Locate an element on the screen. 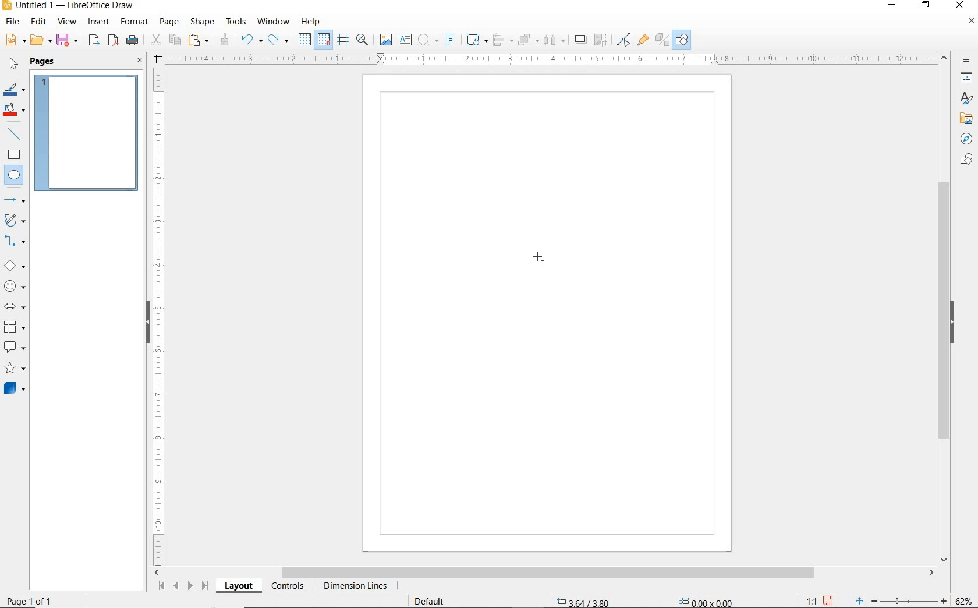 The height and width of the screenshot is (608, 978). CURVES AND POLYGONS is located at coordinates (14, 221).